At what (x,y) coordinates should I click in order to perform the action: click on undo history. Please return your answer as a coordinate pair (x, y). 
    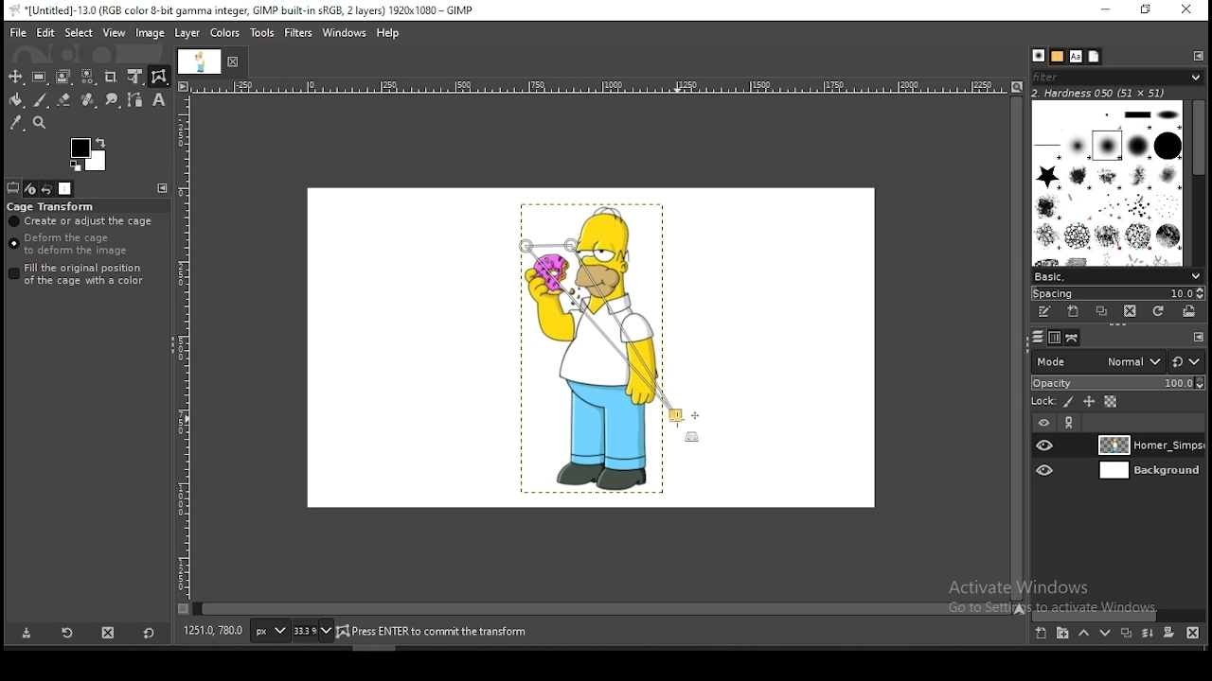
    Looking at the image, I should click on (47, 188).